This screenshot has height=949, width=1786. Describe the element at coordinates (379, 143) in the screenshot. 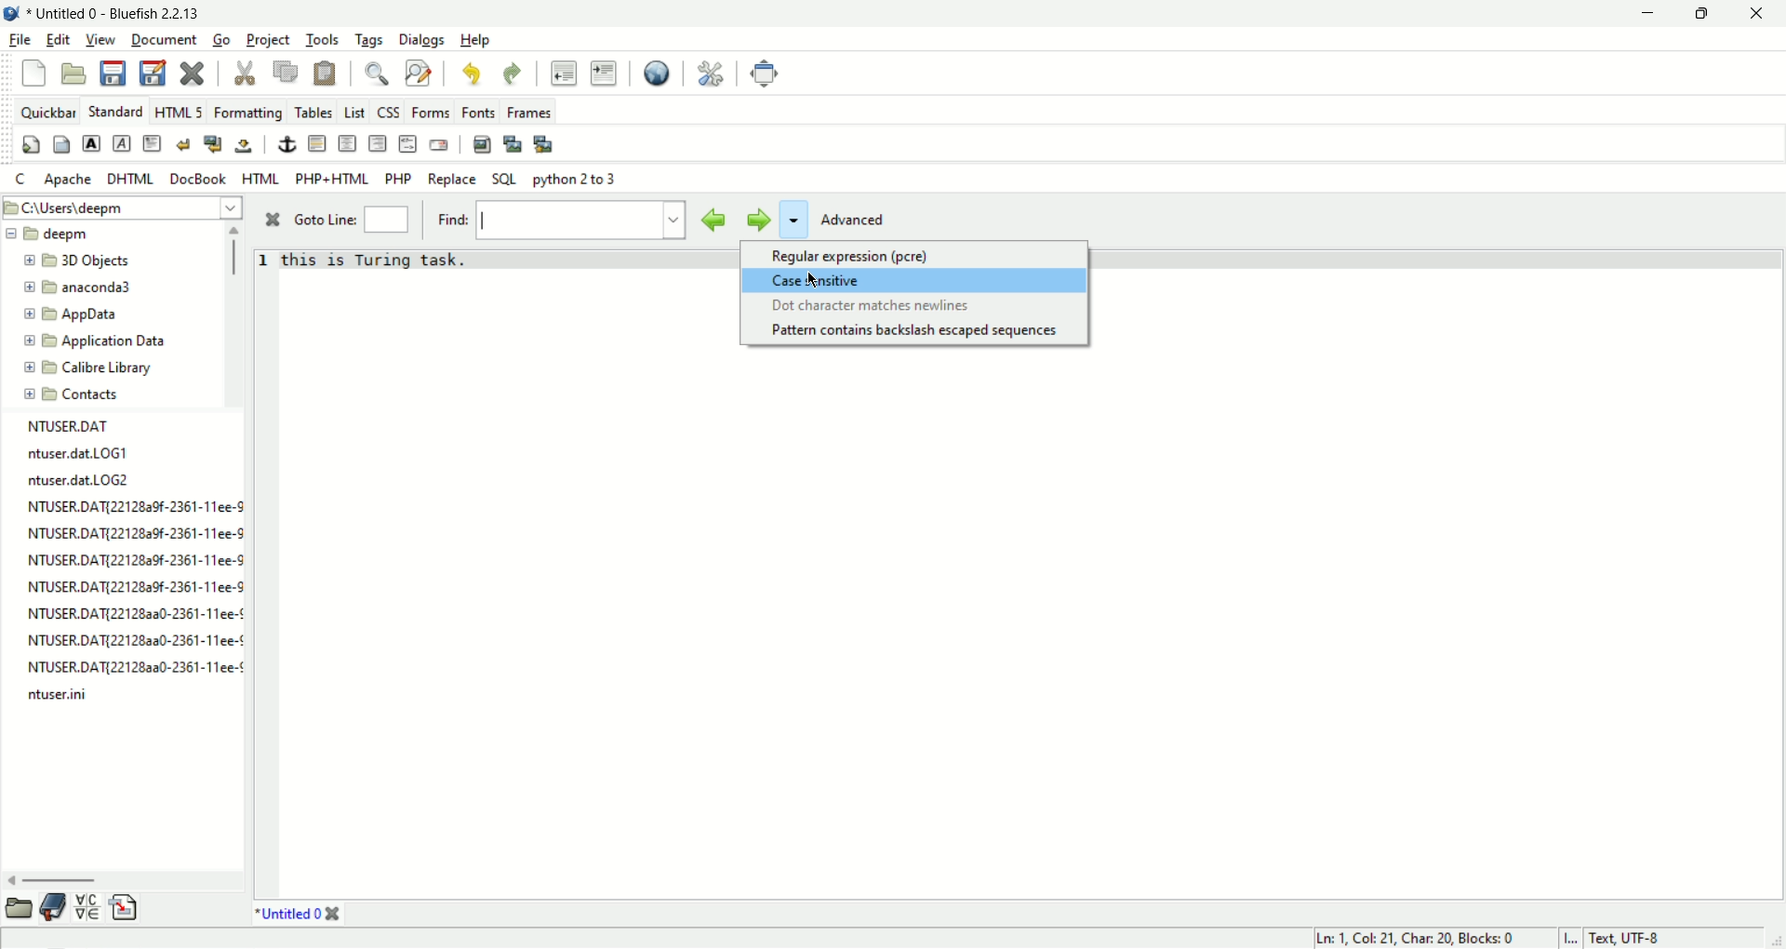

I see `right justify` at that location.